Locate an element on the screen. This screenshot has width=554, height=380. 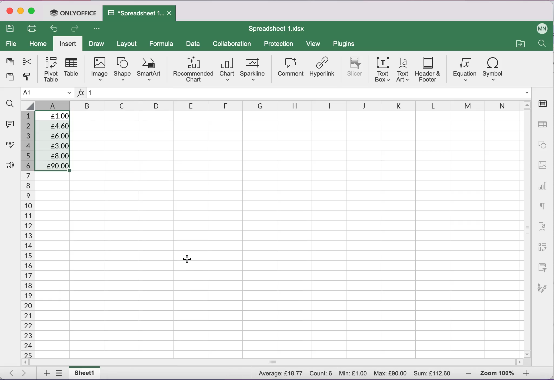
minimize is located at coordinates (21, 12).